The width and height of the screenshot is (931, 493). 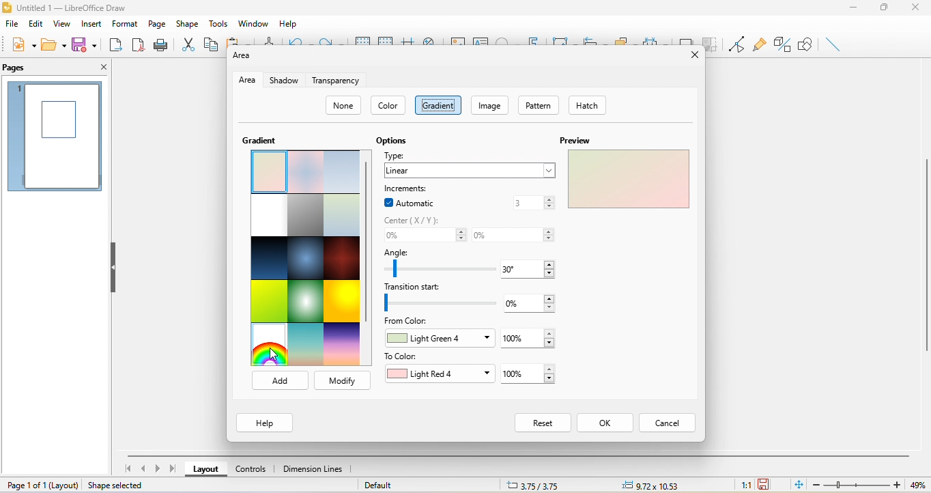 I want to click on minimize, so click(x=853, y=9).